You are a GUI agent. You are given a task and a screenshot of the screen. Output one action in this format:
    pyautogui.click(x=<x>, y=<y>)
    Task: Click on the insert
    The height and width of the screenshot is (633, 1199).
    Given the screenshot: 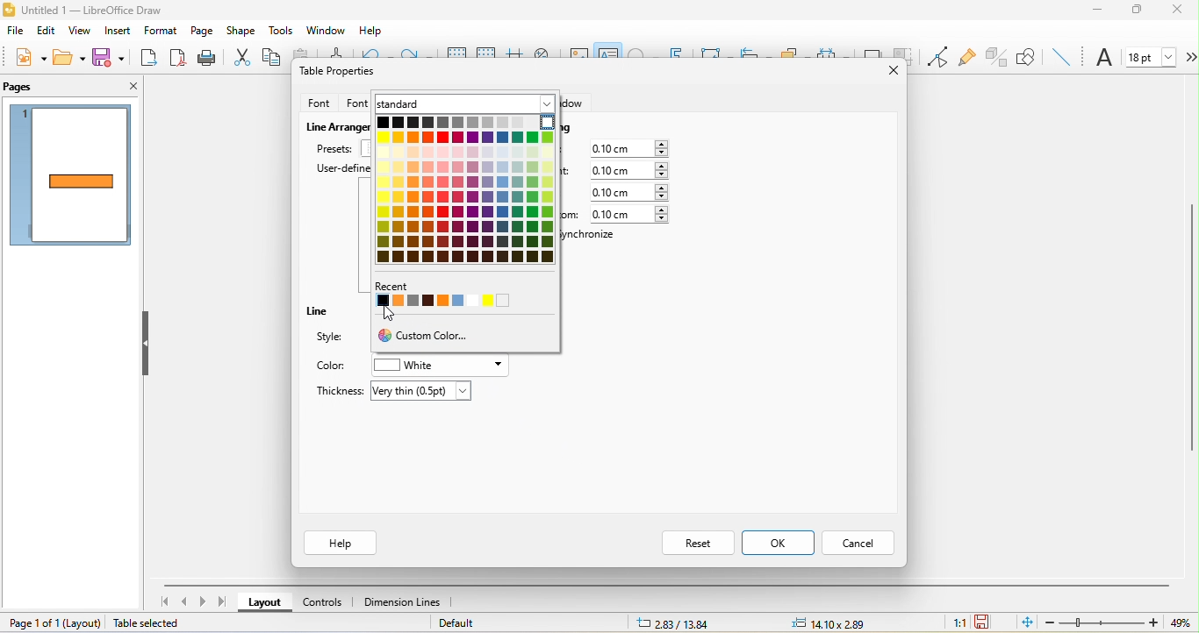 What is the action you would take?
    pyautogui.click(x=117, y=32)
    